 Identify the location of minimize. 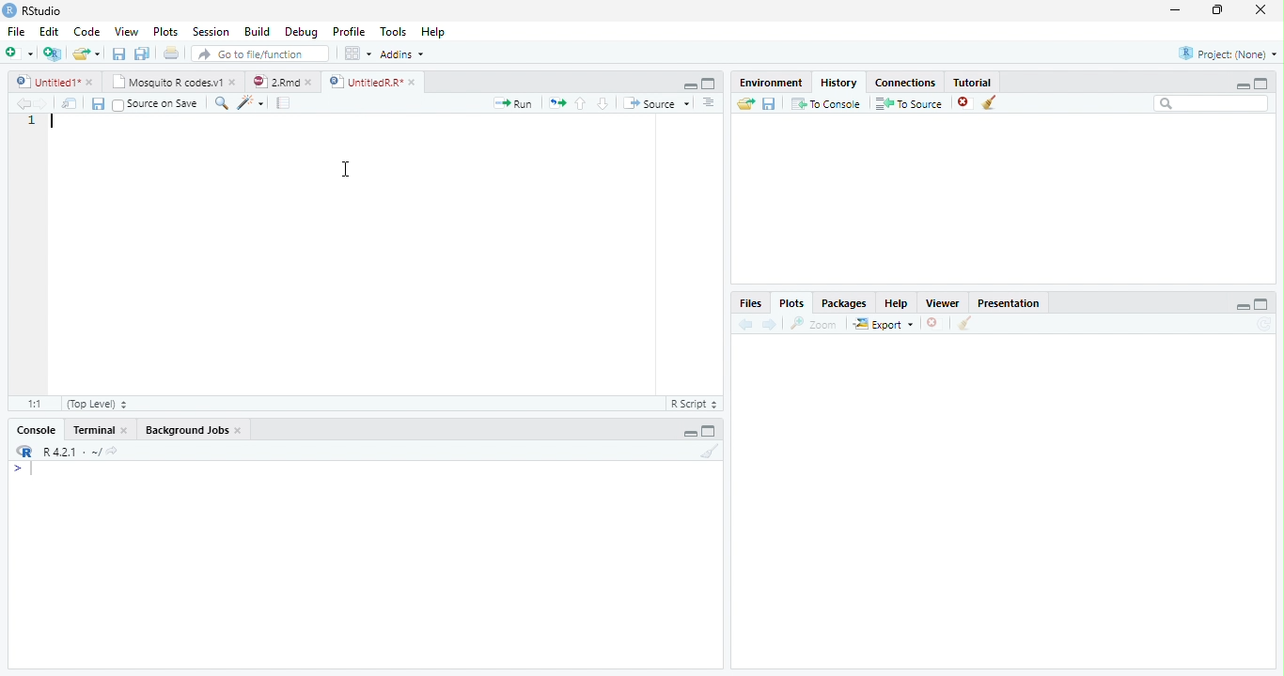
(691, 86).